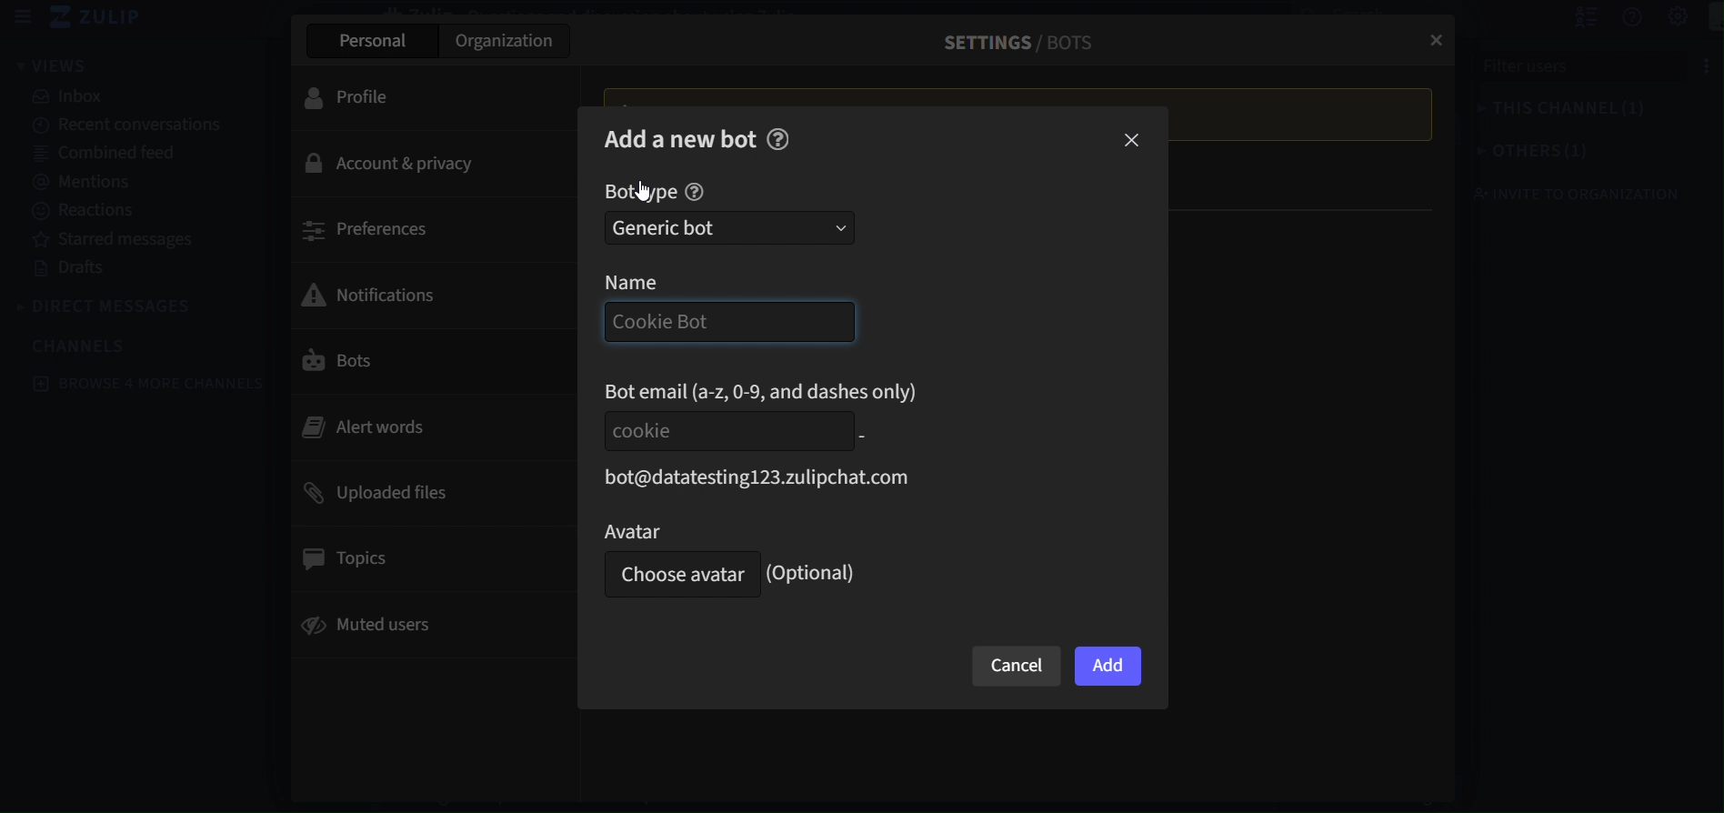 This screenshot has height=813, width=1724. I want to click on browse 4 more channels, so click(152, 383).